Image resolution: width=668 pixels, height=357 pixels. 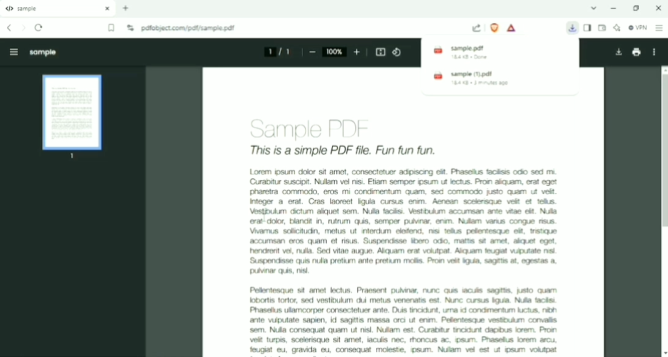 What do you see at coordinates (39, 28) in the screenshot?
I see `Reload this page` at bounding box center [39, 28].